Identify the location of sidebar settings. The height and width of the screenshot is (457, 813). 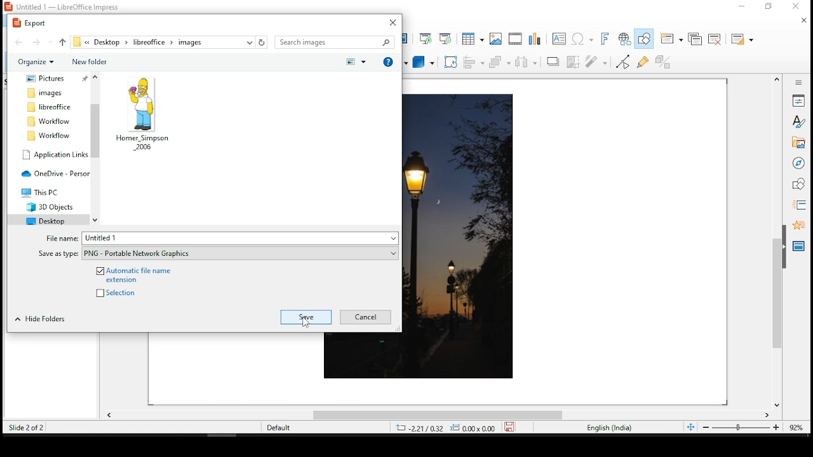
(796, 83).